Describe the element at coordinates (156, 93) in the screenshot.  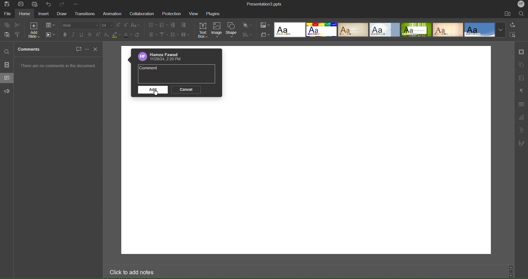
I see `cursor` at that location.